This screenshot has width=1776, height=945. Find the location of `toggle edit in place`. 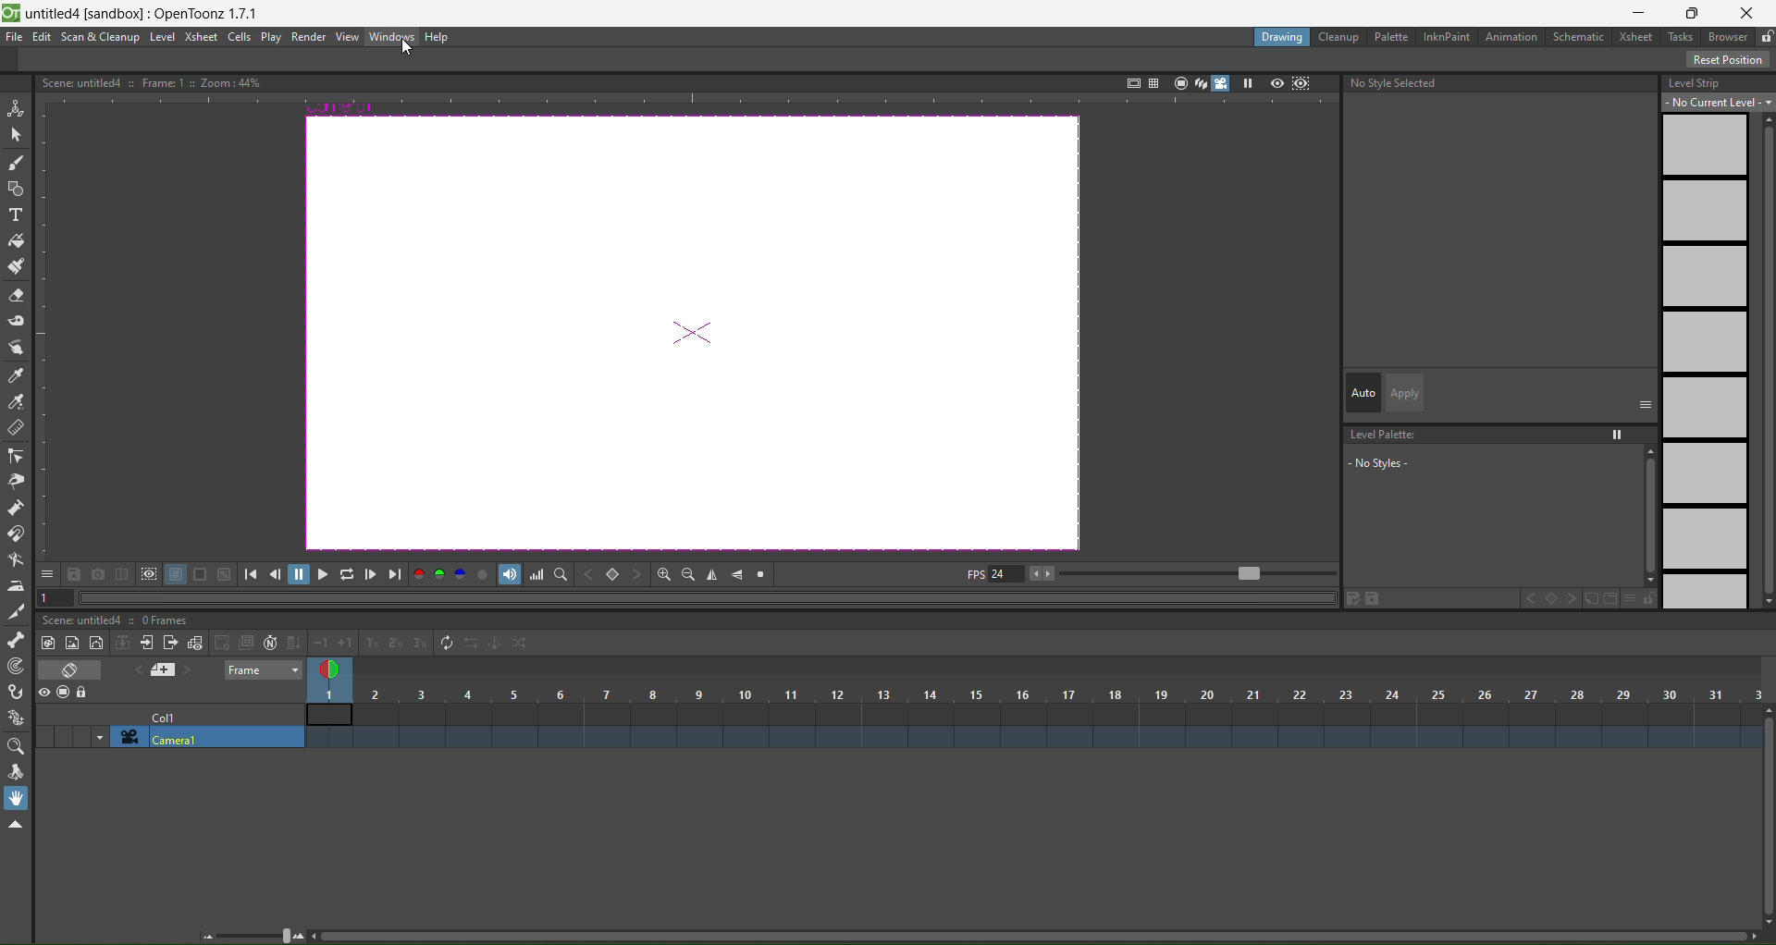

toggle edit in place is located at coordinates (194, 642).